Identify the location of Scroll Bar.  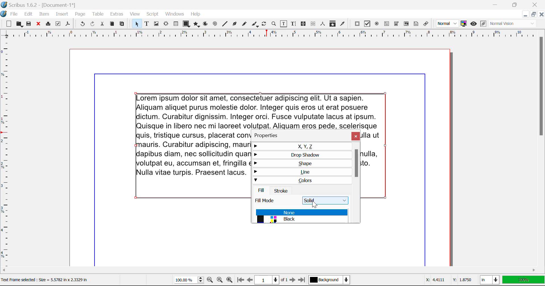
(269, 271).